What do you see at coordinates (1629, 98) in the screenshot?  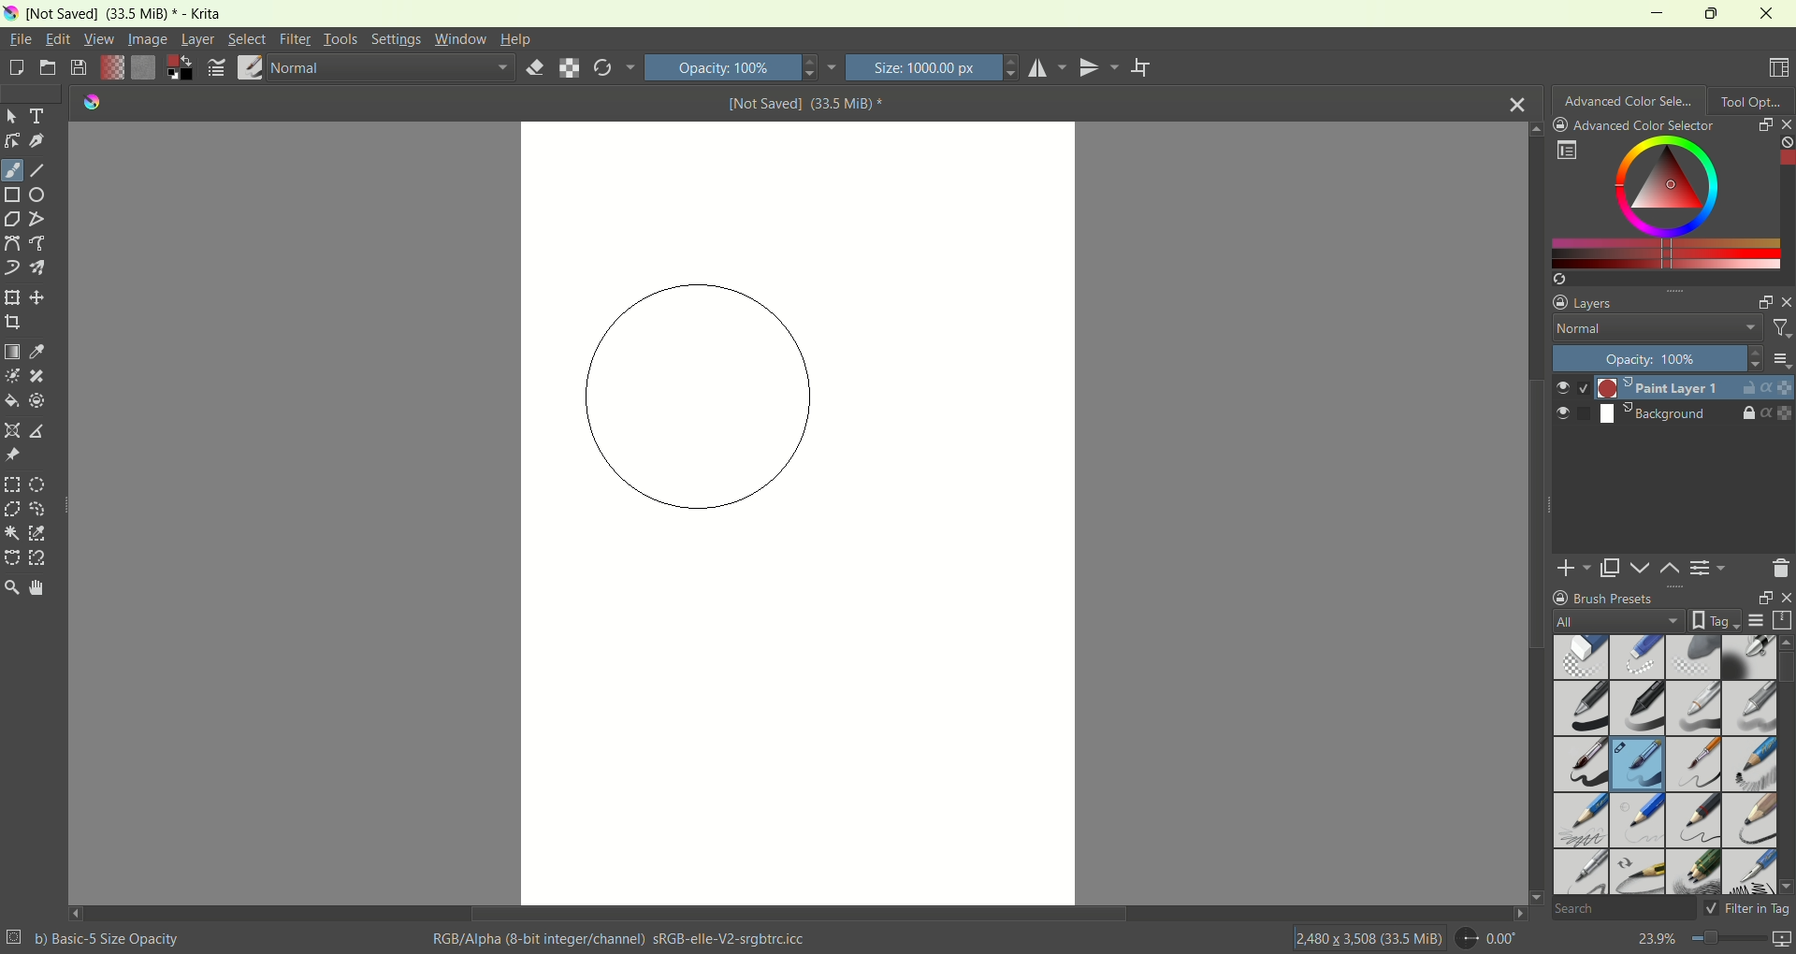 I see `advanced color selection` at bounding box center [1629, 98].